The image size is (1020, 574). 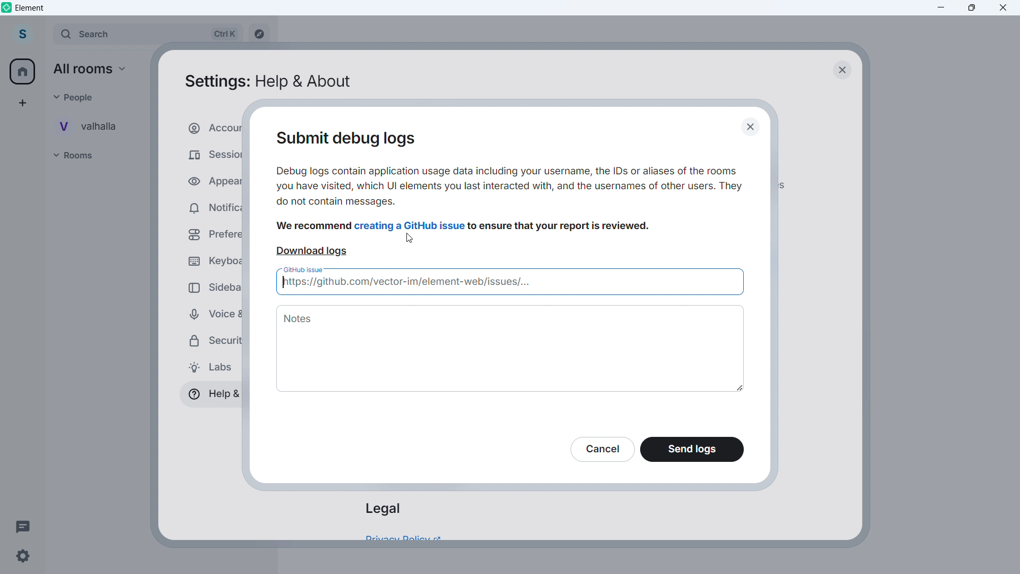 What do you see at coordinates (314, 226) in the screenshot?
I see `we recommend` at bounding box center [314, 226].